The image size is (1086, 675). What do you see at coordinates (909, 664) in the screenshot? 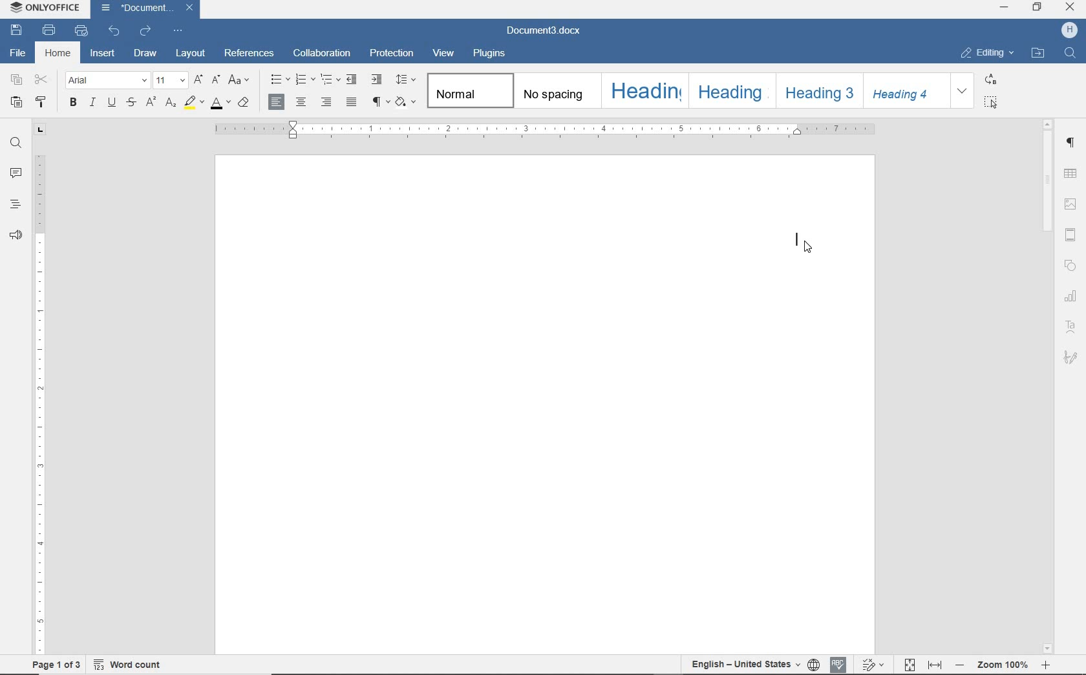
I see `FIT TO PAGE` at bounding box center [909, 664].